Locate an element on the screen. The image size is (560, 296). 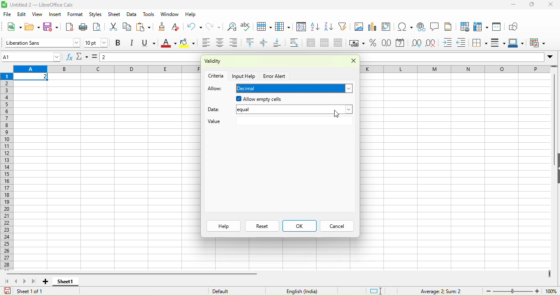
function wizard is located at coordinates (69, 57).